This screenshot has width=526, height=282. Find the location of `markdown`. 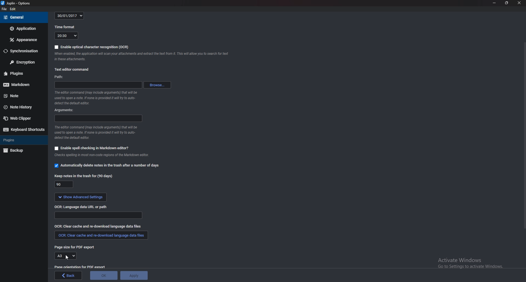

markdown is located at coordinates (23, 85).